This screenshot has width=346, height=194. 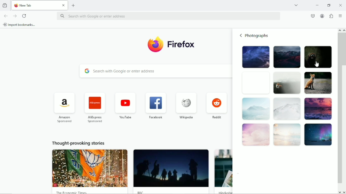 I want to click on Photograph, so click(x=287, y=135).